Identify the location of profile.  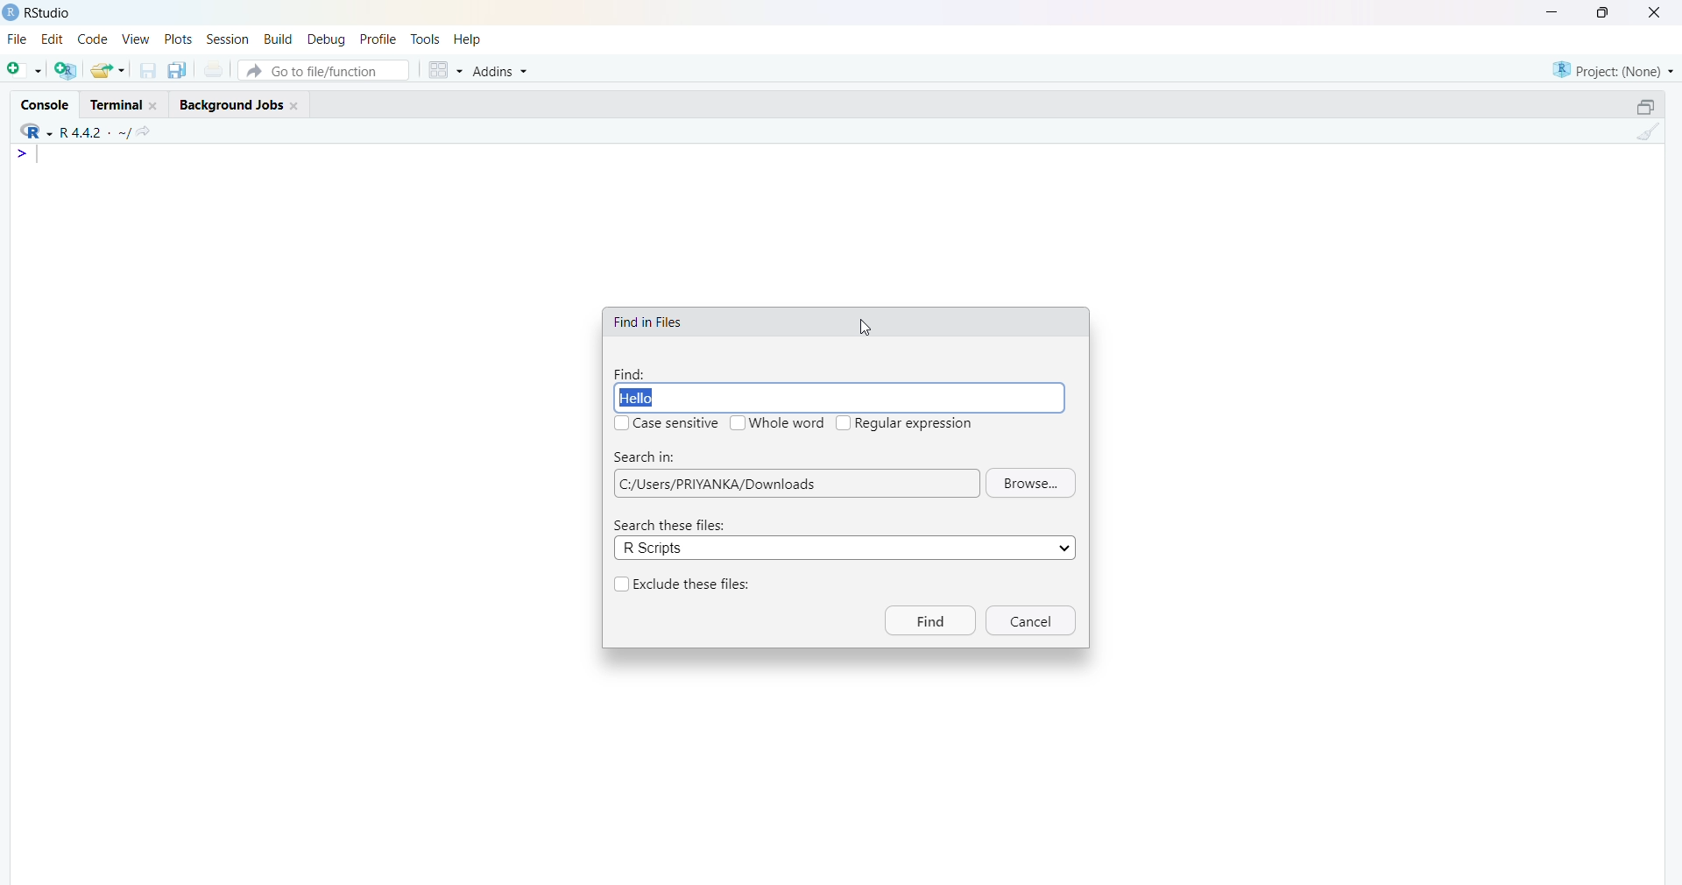
(381, 39).